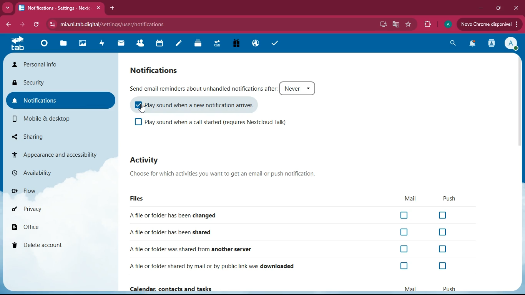 This screenshot has height=295, width=525. I want to click on Calendar, contacts and tasks, so click(178, 289).